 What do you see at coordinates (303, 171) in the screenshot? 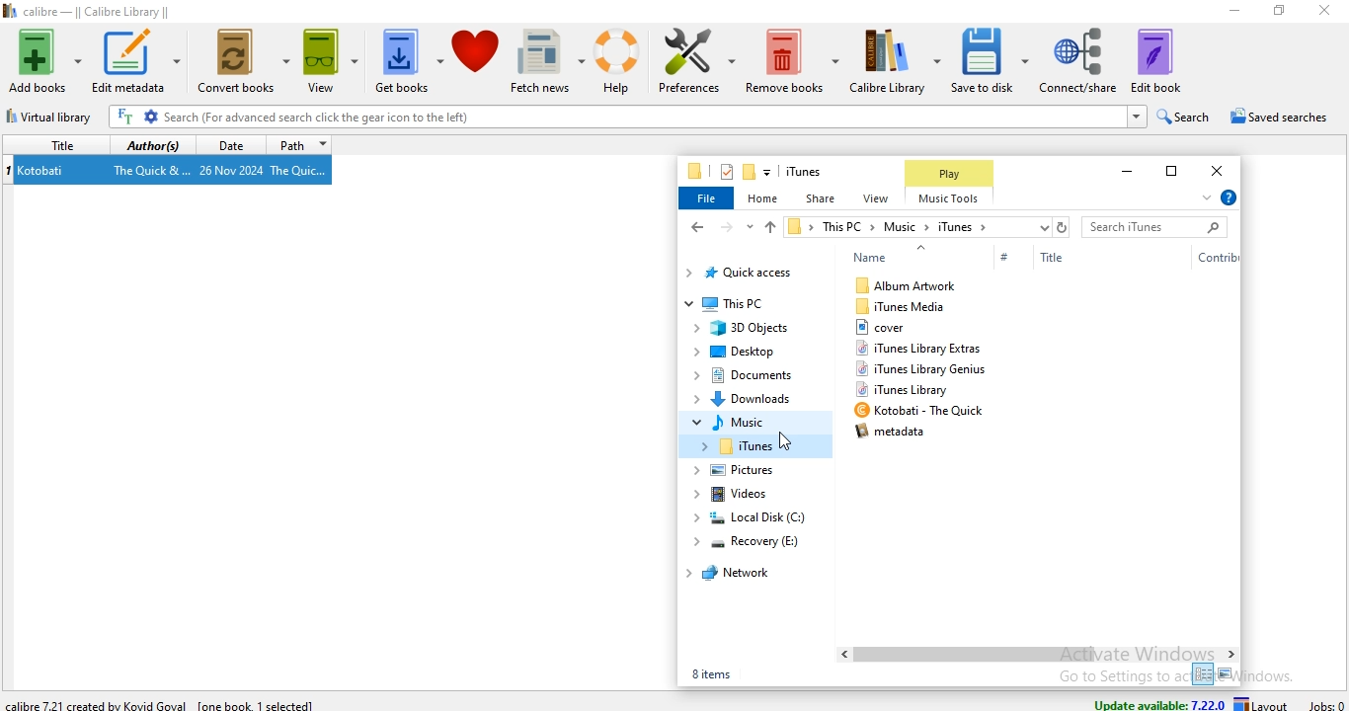
I see `The Quic...` at bounding box center [303, 171].